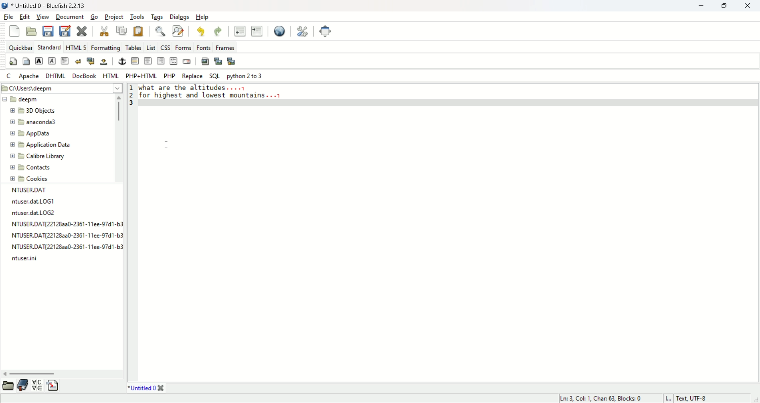  I want to click on copy, so click(122, 31).